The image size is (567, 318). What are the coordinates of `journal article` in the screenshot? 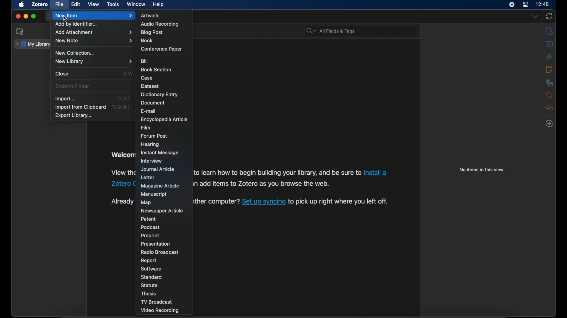 It's located at (158, 169).